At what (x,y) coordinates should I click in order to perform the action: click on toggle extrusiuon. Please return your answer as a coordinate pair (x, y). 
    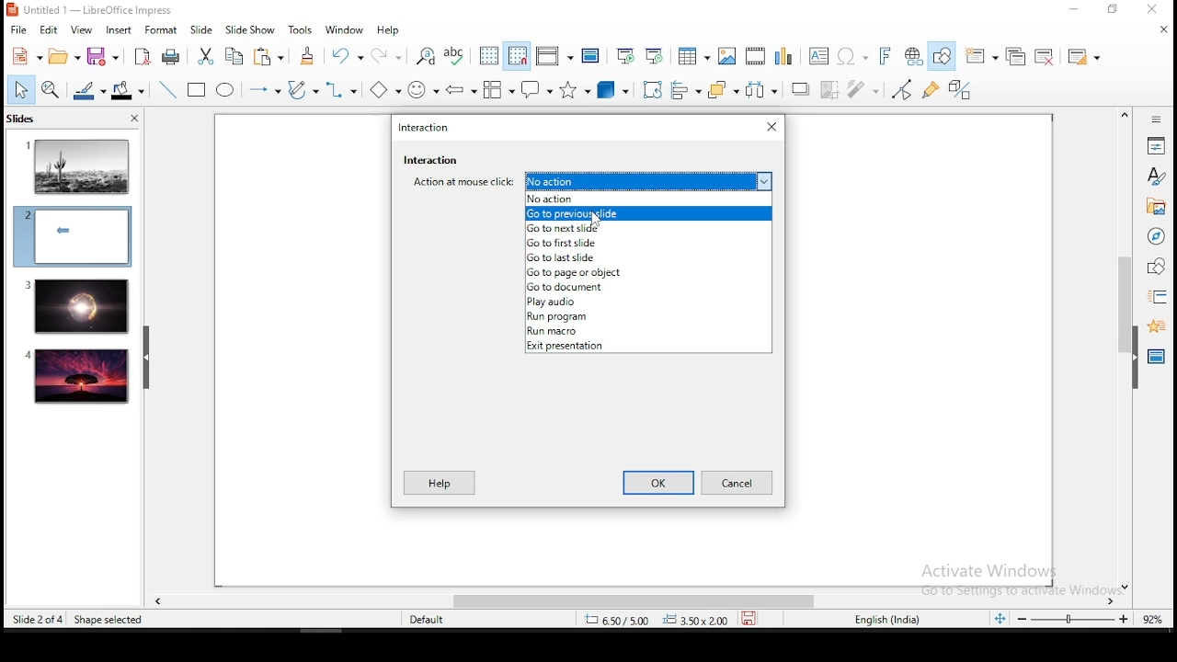
    Looking at the image, I should click on (962, 89).